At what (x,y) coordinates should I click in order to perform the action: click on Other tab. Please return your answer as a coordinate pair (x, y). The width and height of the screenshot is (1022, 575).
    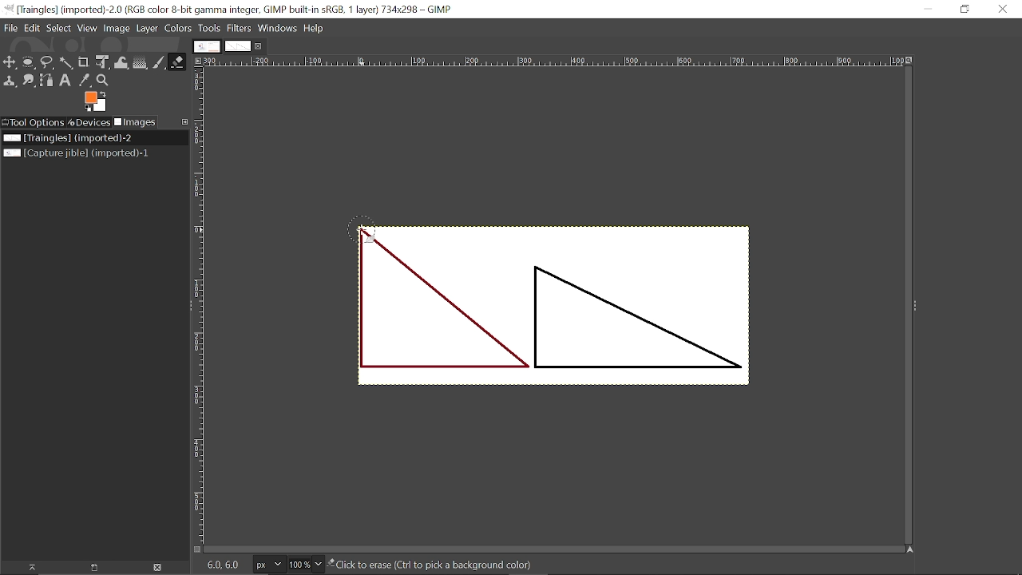
    Looking at the image, I should click on (207, 46).